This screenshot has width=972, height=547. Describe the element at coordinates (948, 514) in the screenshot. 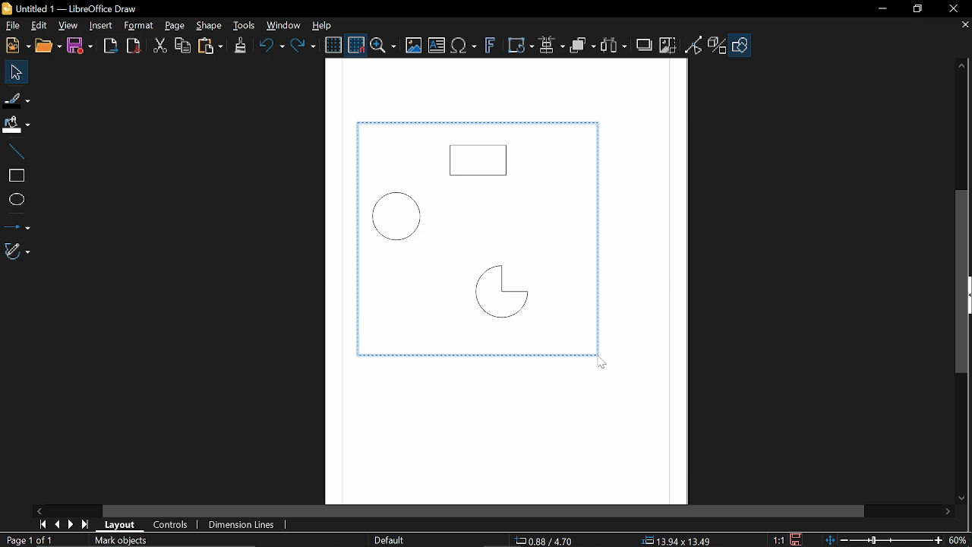

I see `Move right` at that location.